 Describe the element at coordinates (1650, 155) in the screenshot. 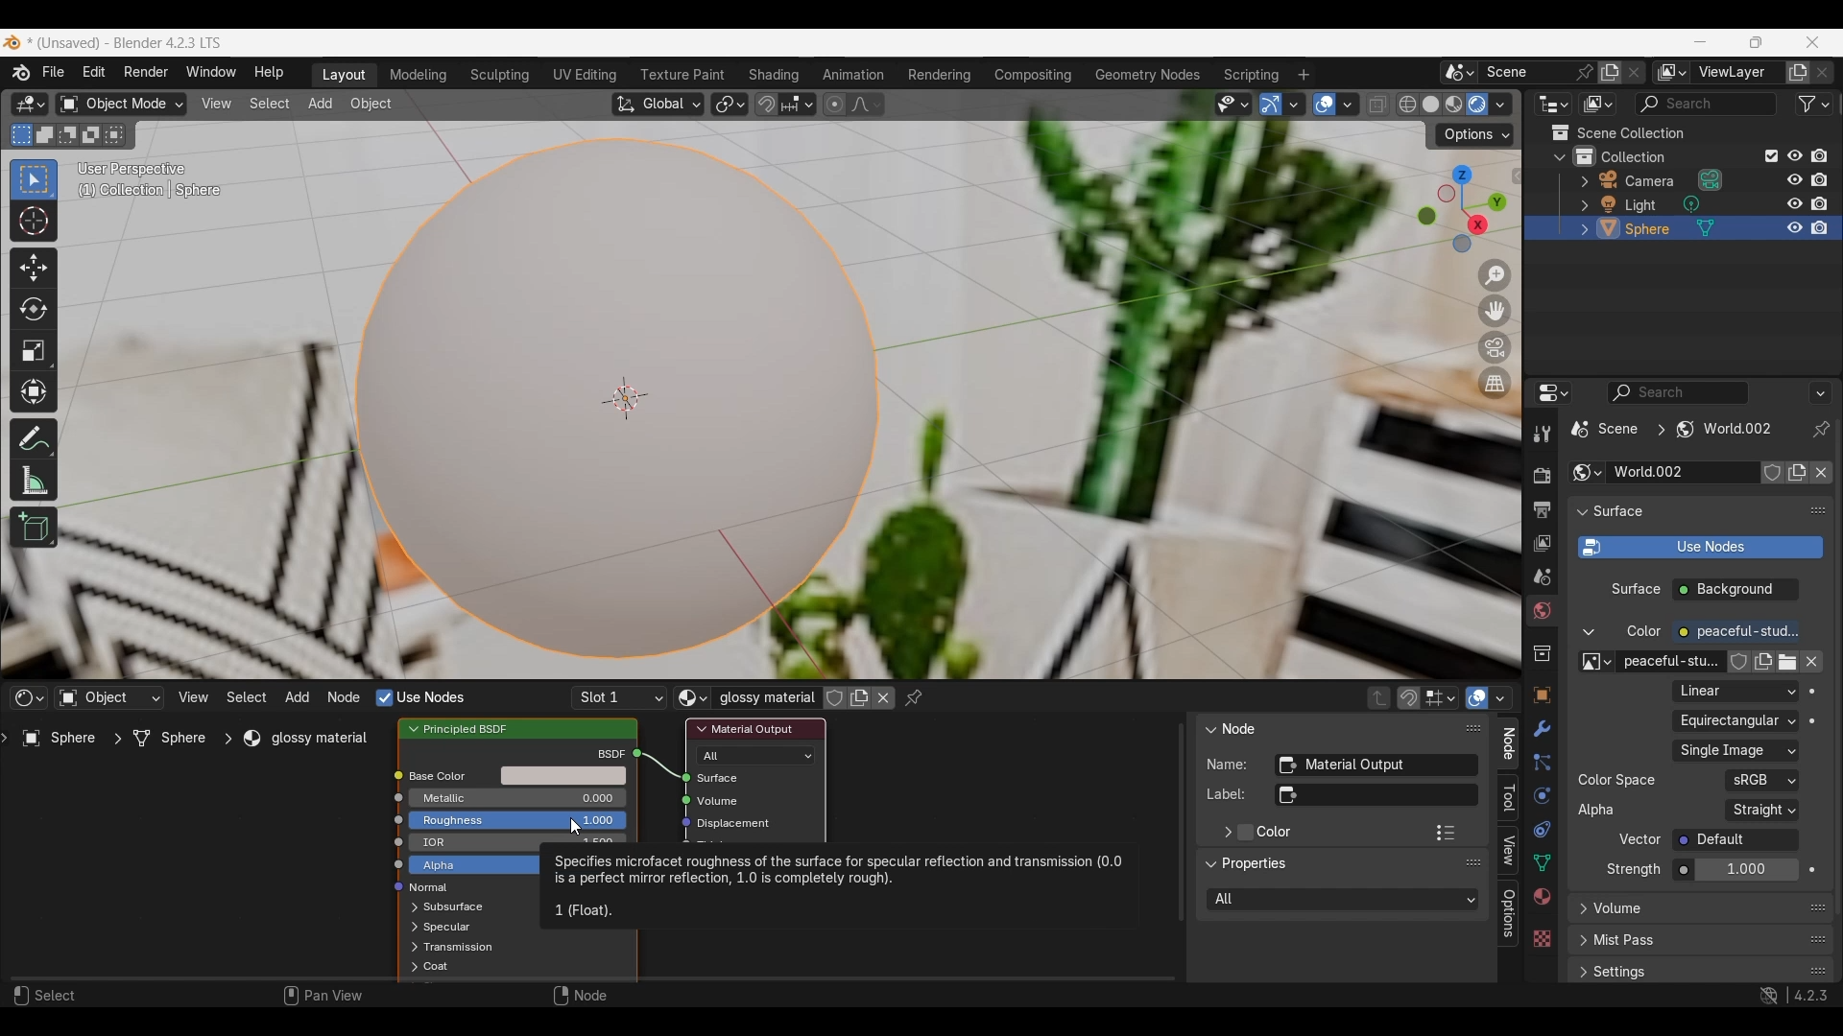

I see `collection` at that location.